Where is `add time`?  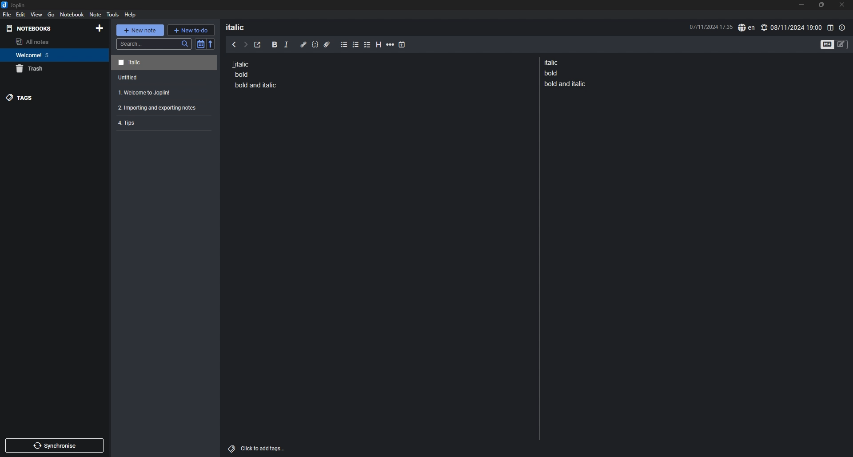
add time is located at coordinates (402, 44).